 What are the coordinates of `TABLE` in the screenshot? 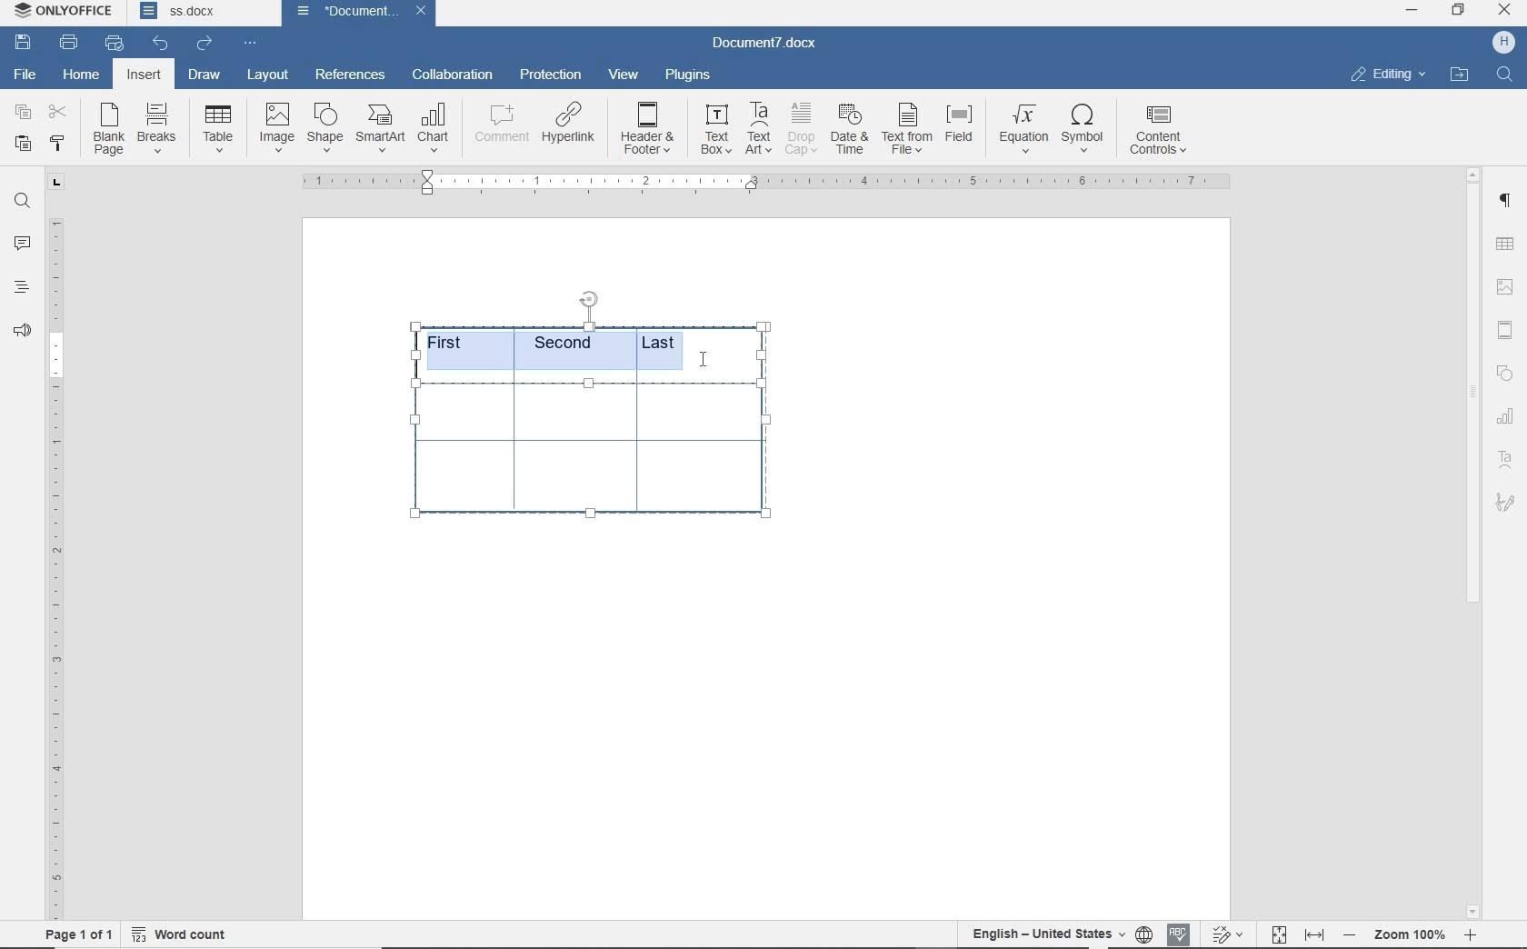 It's located at (1507, 418).